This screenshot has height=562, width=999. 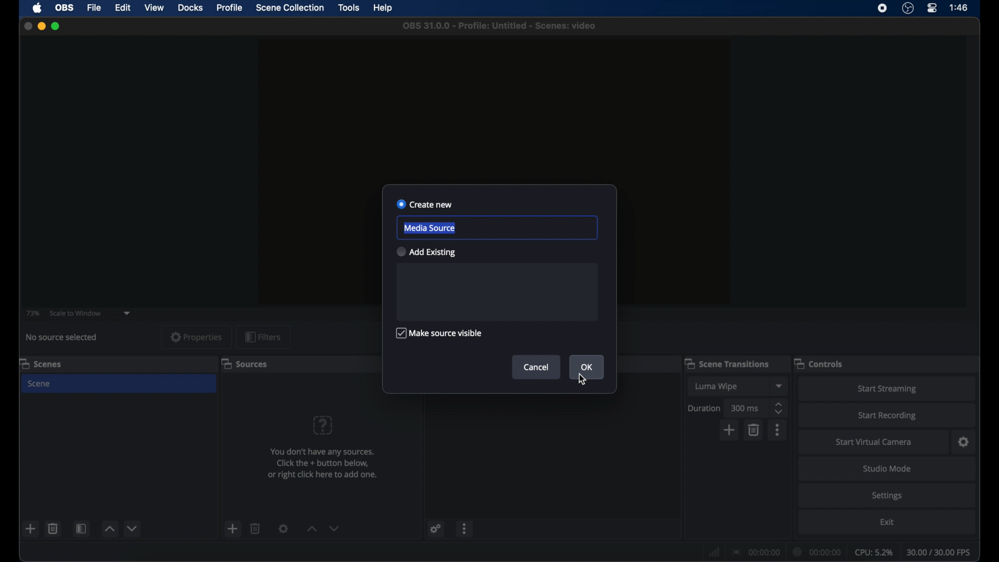 I want to click on scene transitions, so click(x=726, y=363).